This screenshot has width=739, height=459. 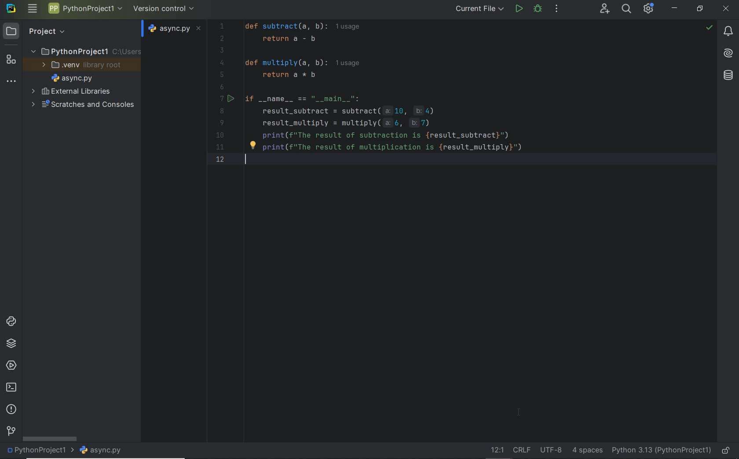 What do you see at coordinates (11, 410) in the screenshot?
I see `problems` at bounding box center [11, 410].